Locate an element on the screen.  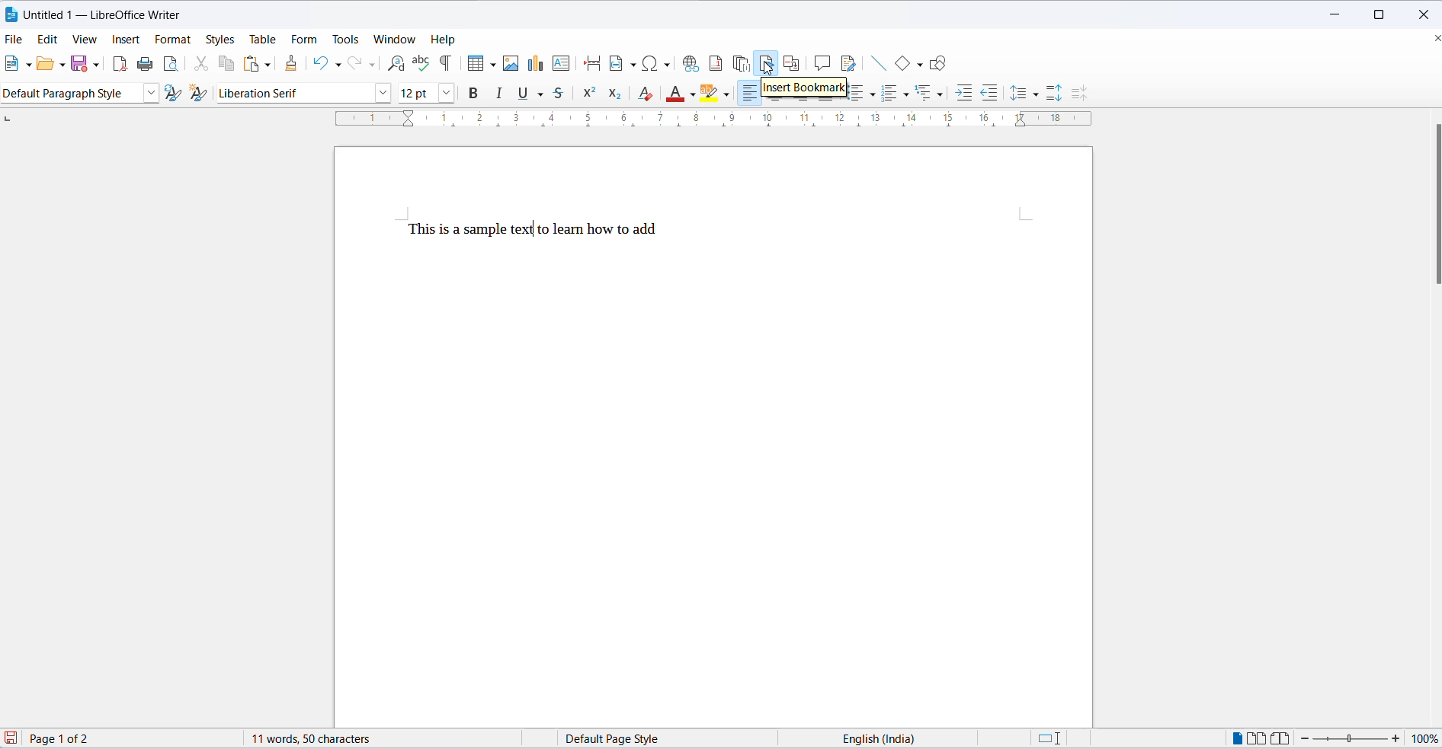
subscript is located at coordinates (616, 94).